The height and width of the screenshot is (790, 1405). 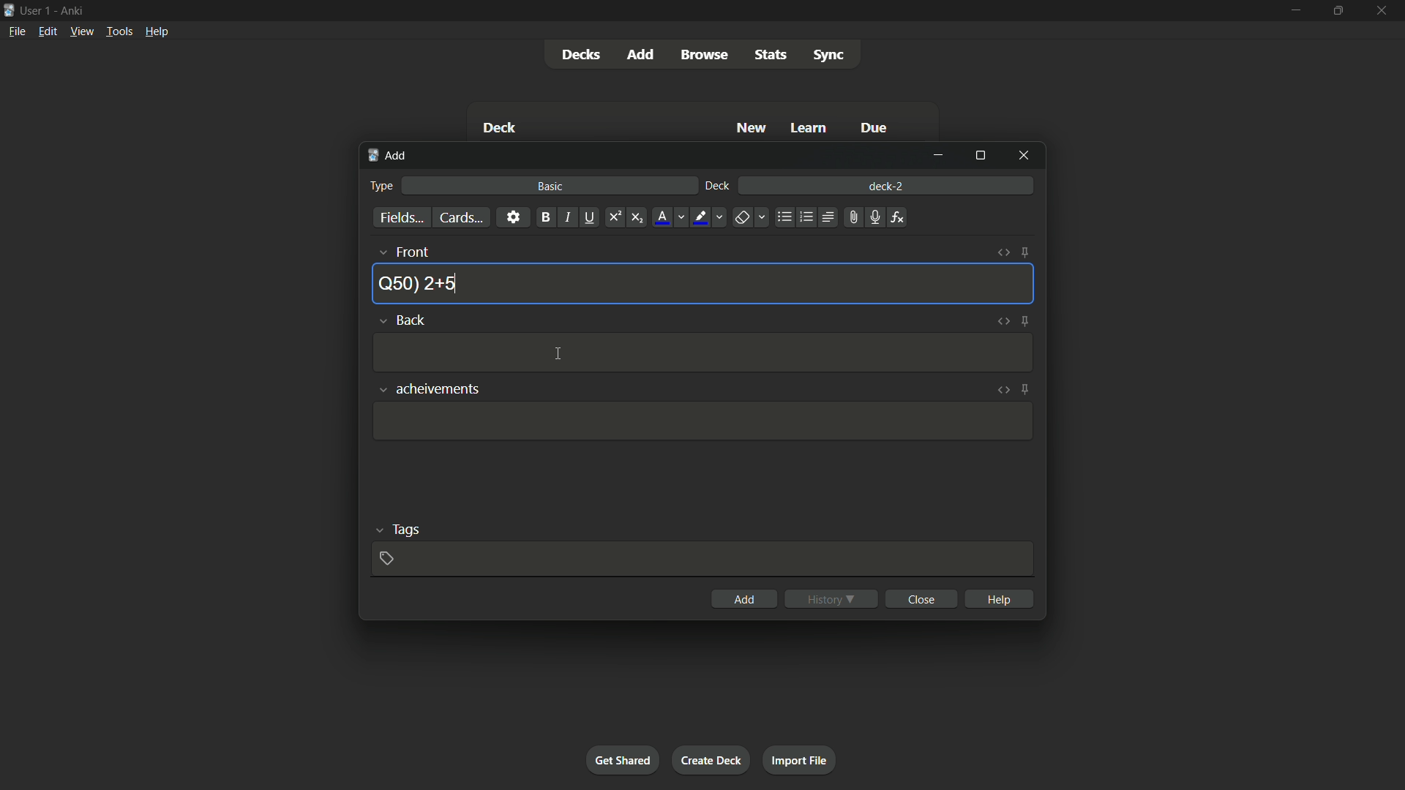 I want to click on attach, so click(x=853, y=218).